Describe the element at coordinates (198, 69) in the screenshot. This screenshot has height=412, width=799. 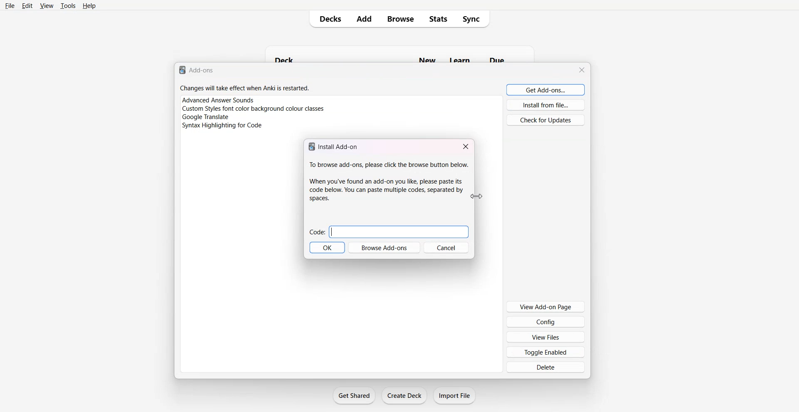
I see `add-ons` at that location.